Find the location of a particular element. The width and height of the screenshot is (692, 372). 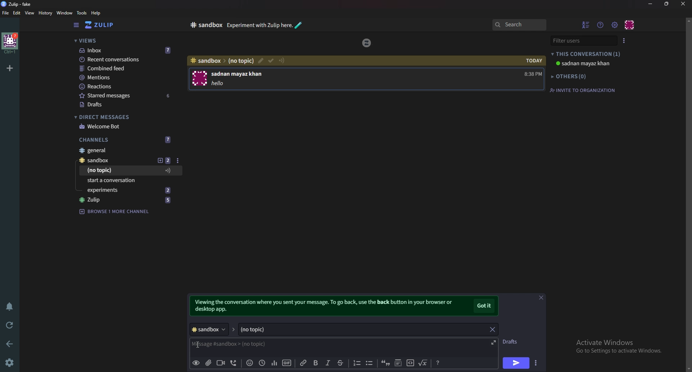

search is located at coordinates (518, 24).